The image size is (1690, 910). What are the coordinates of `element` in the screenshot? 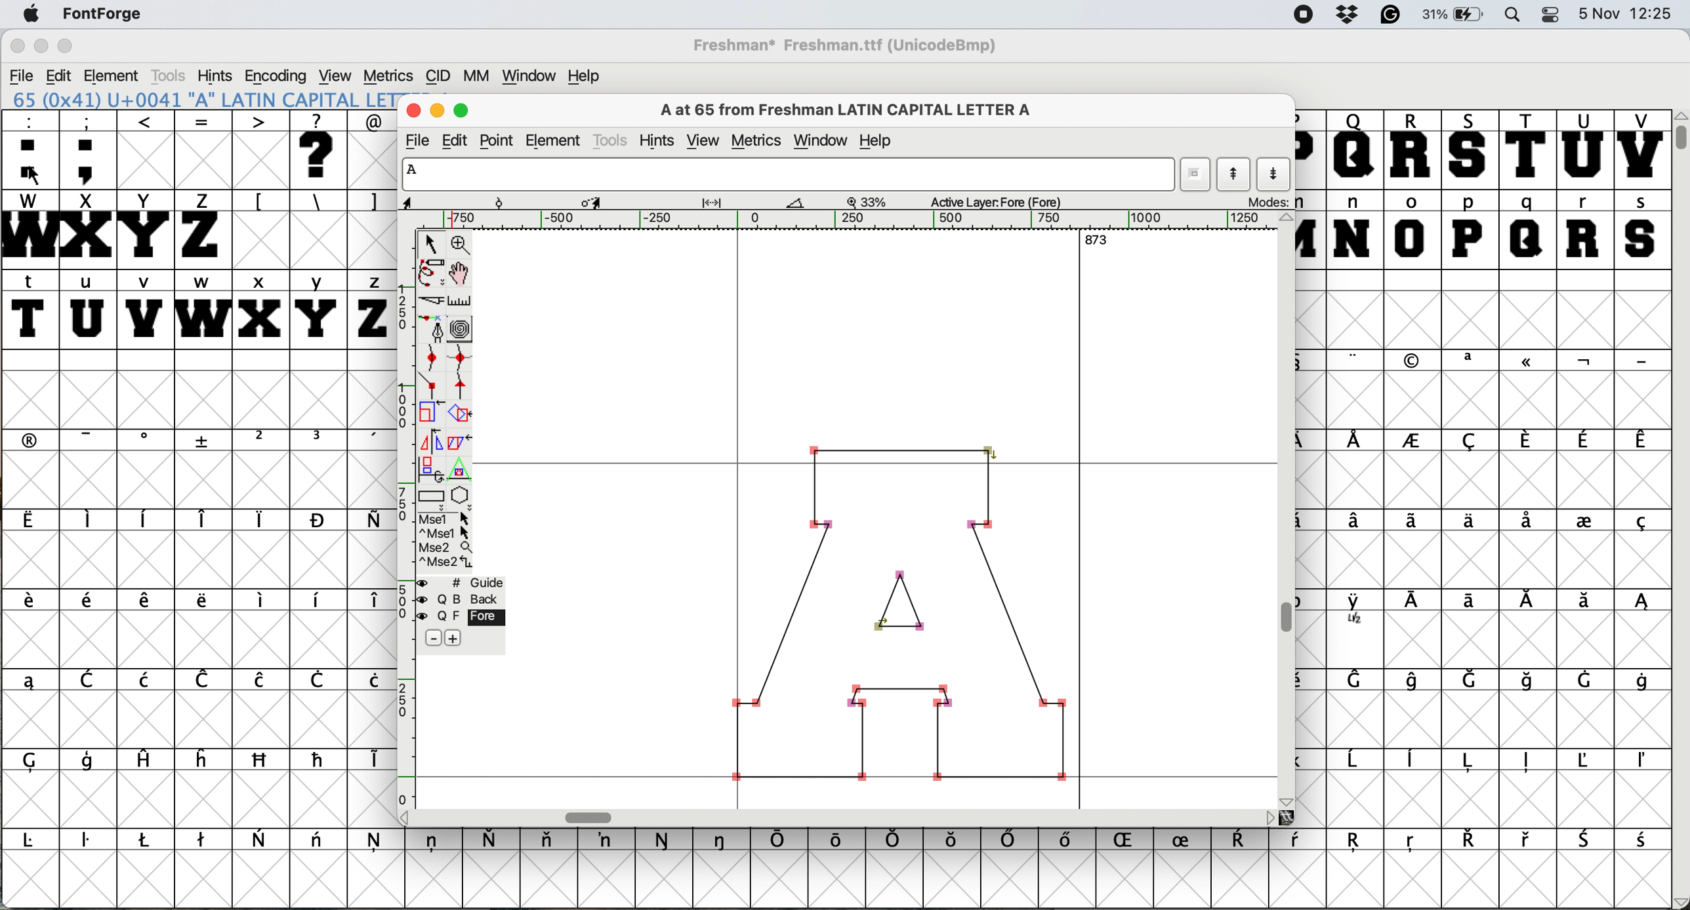 It's located at (553, 140).